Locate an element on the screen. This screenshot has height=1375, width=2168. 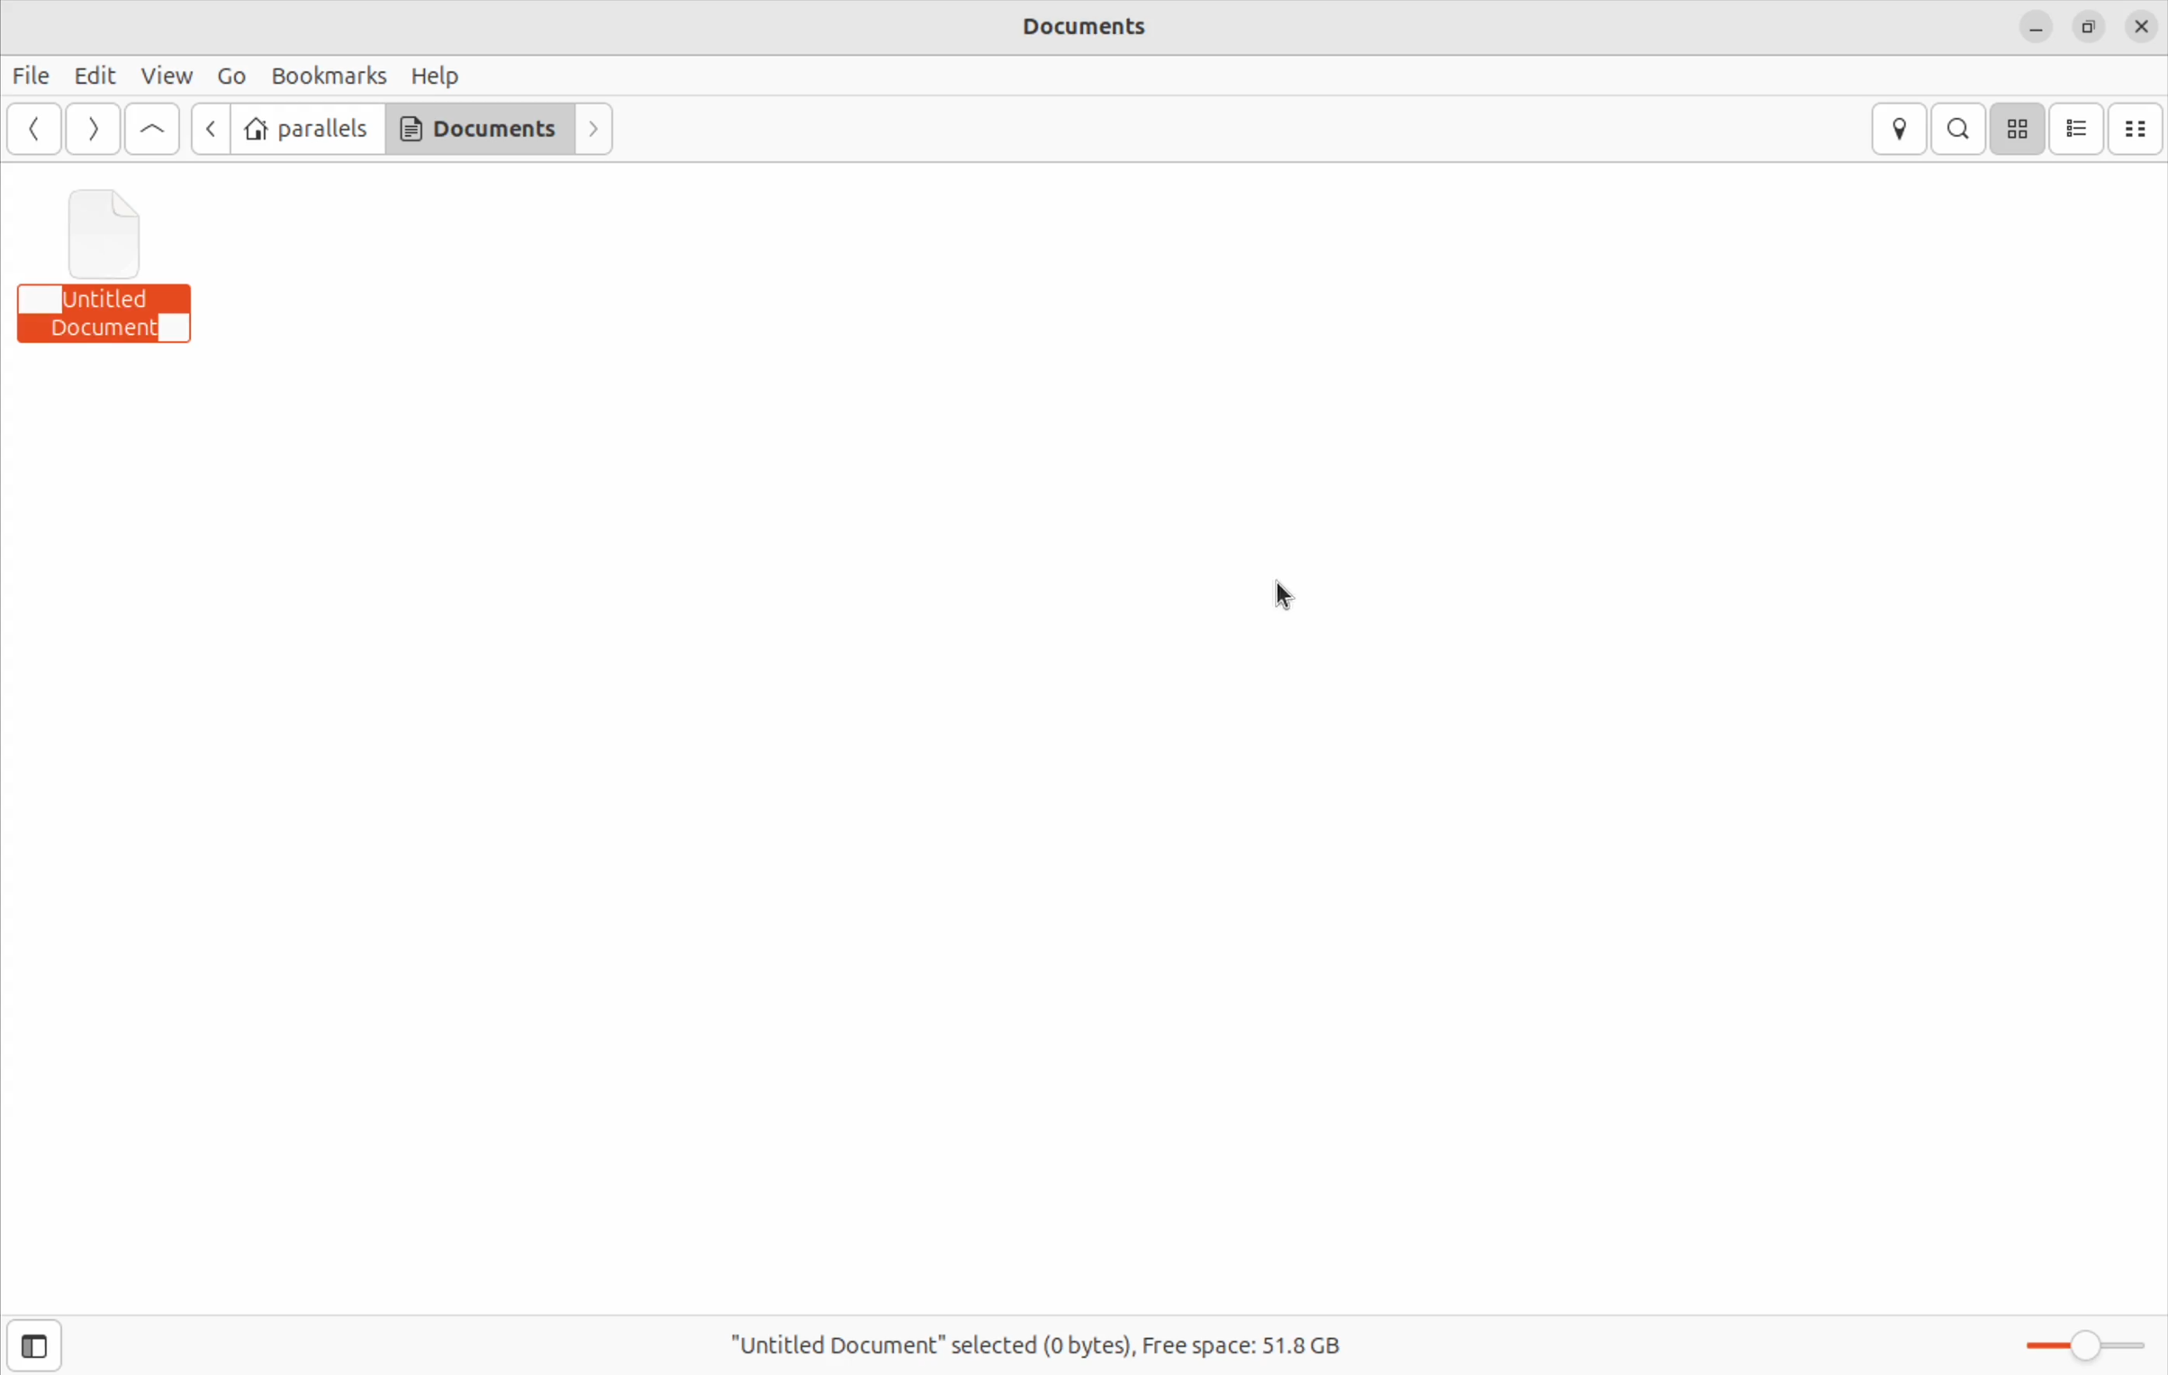
parallels is located at coordinates (307, 130).